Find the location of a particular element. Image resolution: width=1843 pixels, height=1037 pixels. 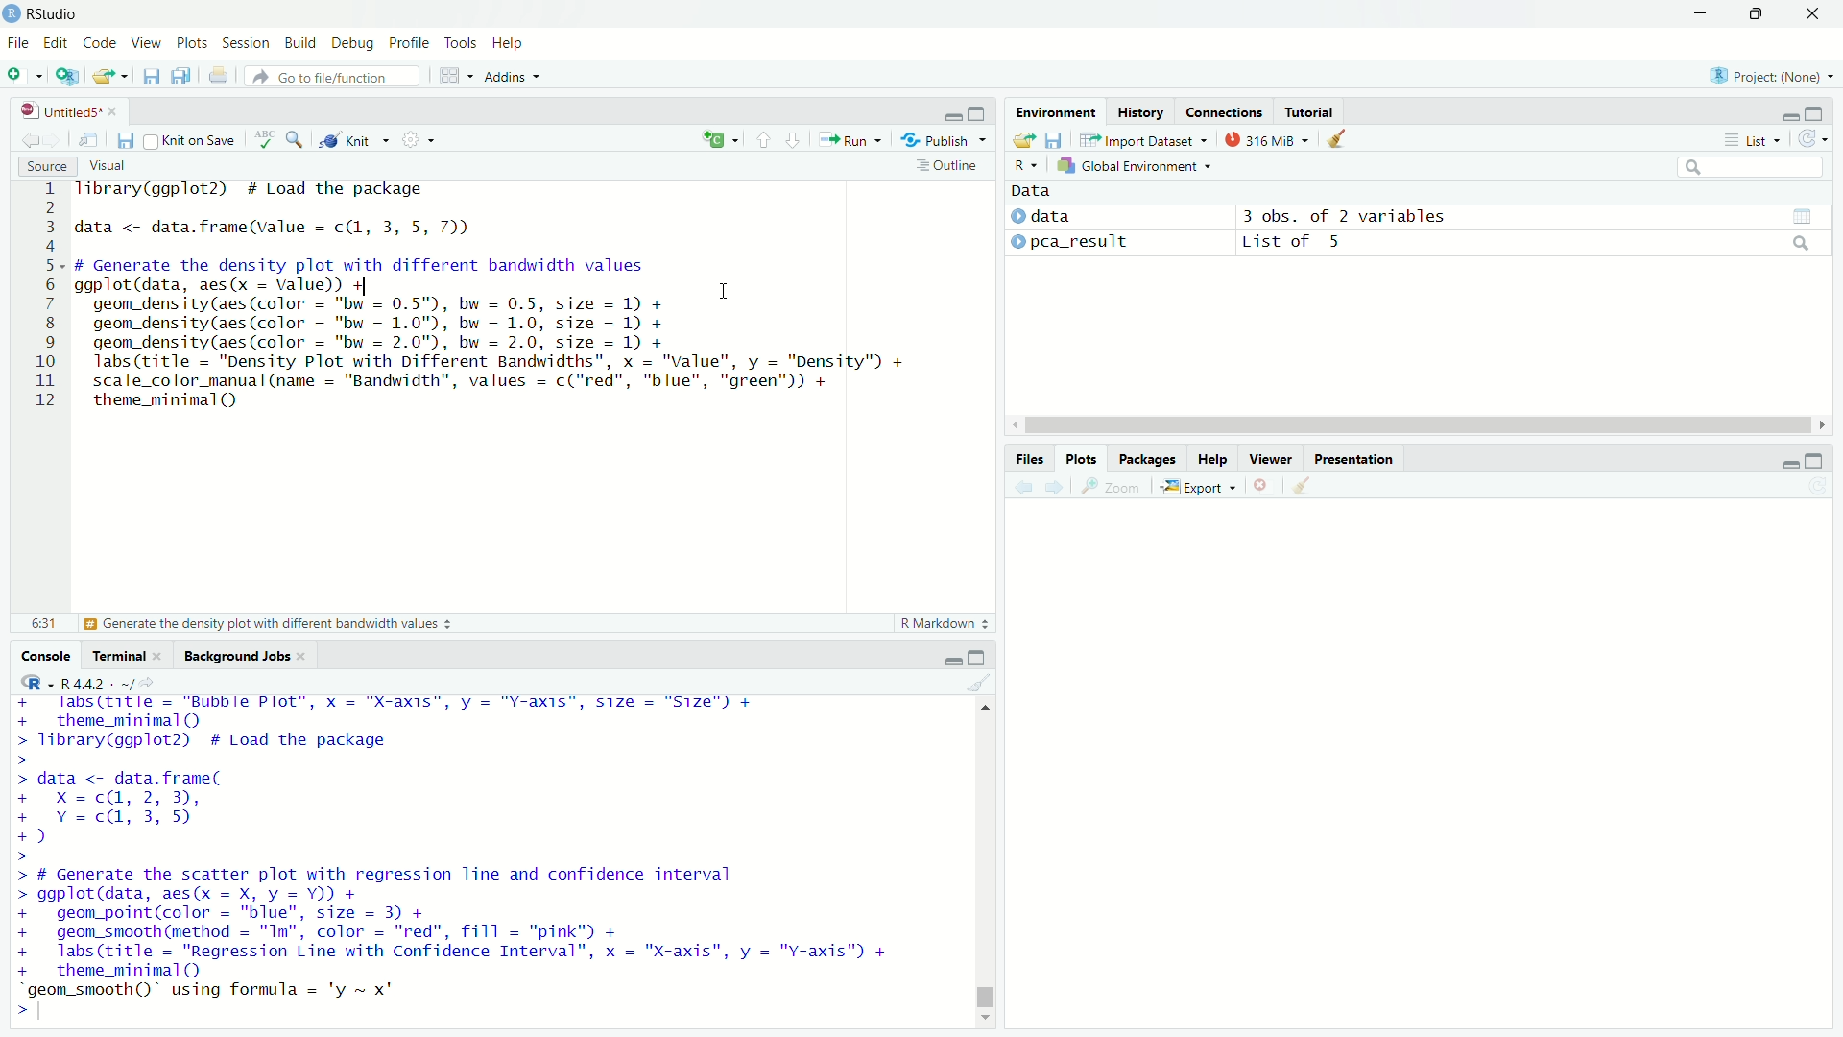

Plots is located at coordinates (1080, 459).